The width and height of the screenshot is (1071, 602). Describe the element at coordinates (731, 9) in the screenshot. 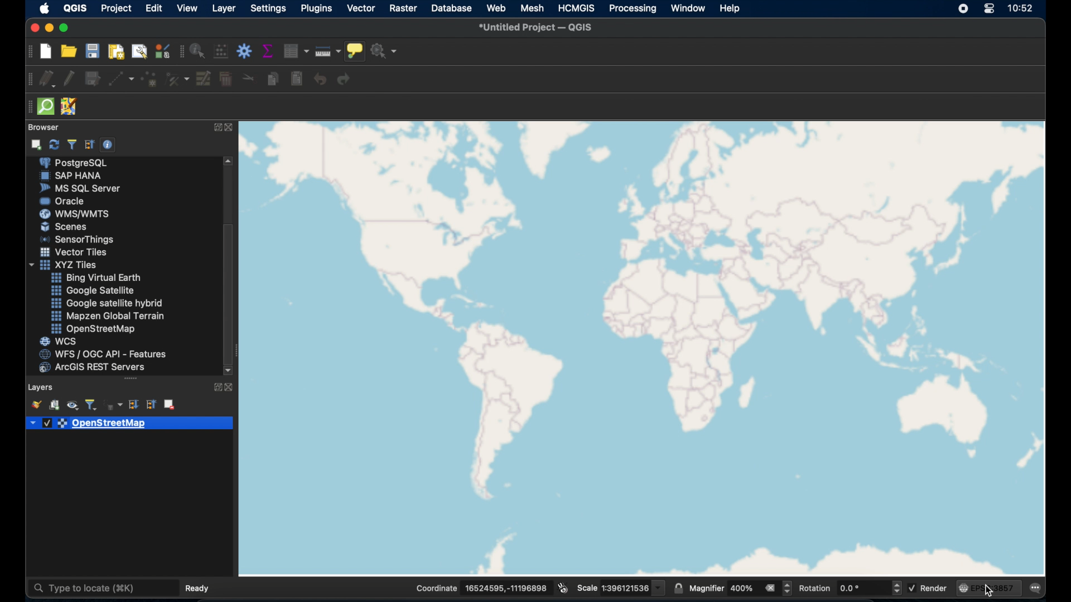

I see `help` at that location.